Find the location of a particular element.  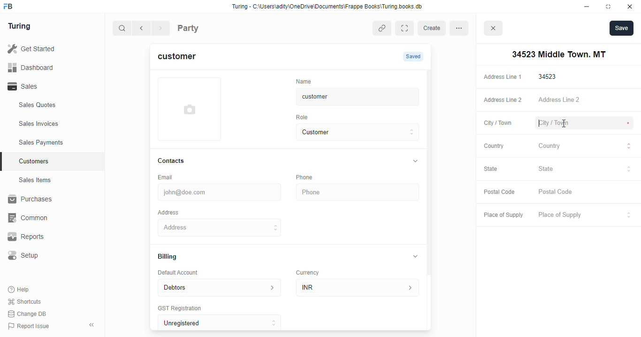

Reports is located at coordinates (43, 237).